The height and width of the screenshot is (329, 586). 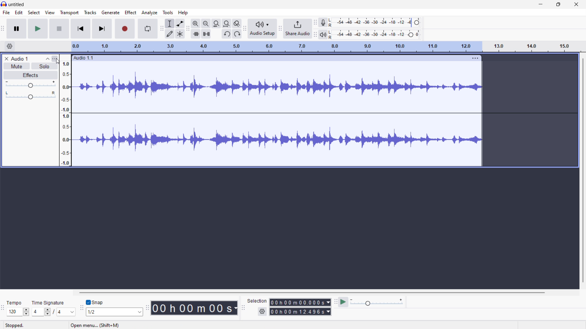 What do you see at coordinates (31, 75) in the screenshot?
I see `effects` at bounding box center [31, 75].